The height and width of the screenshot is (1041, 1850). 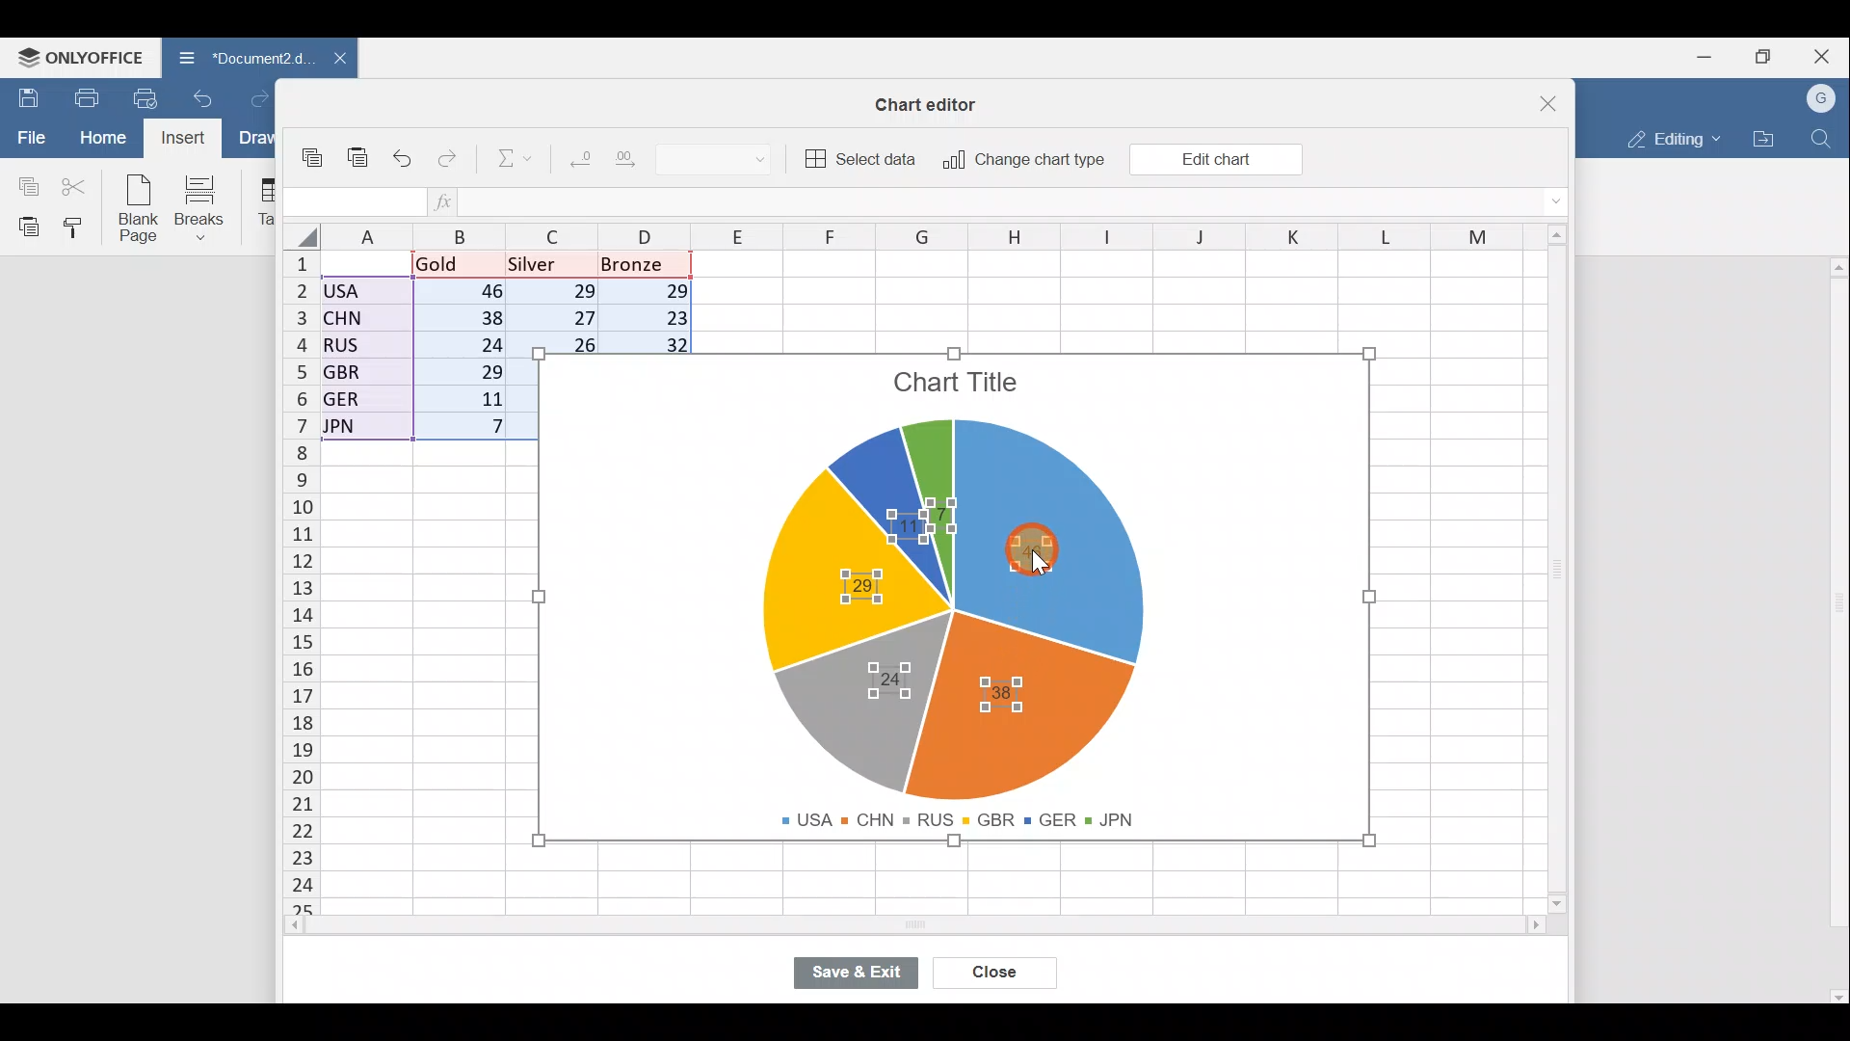 What do you see at coordinates (1021, 201) in the screenshot?
I see `Formula bar` at bounding box center [1021, 201].